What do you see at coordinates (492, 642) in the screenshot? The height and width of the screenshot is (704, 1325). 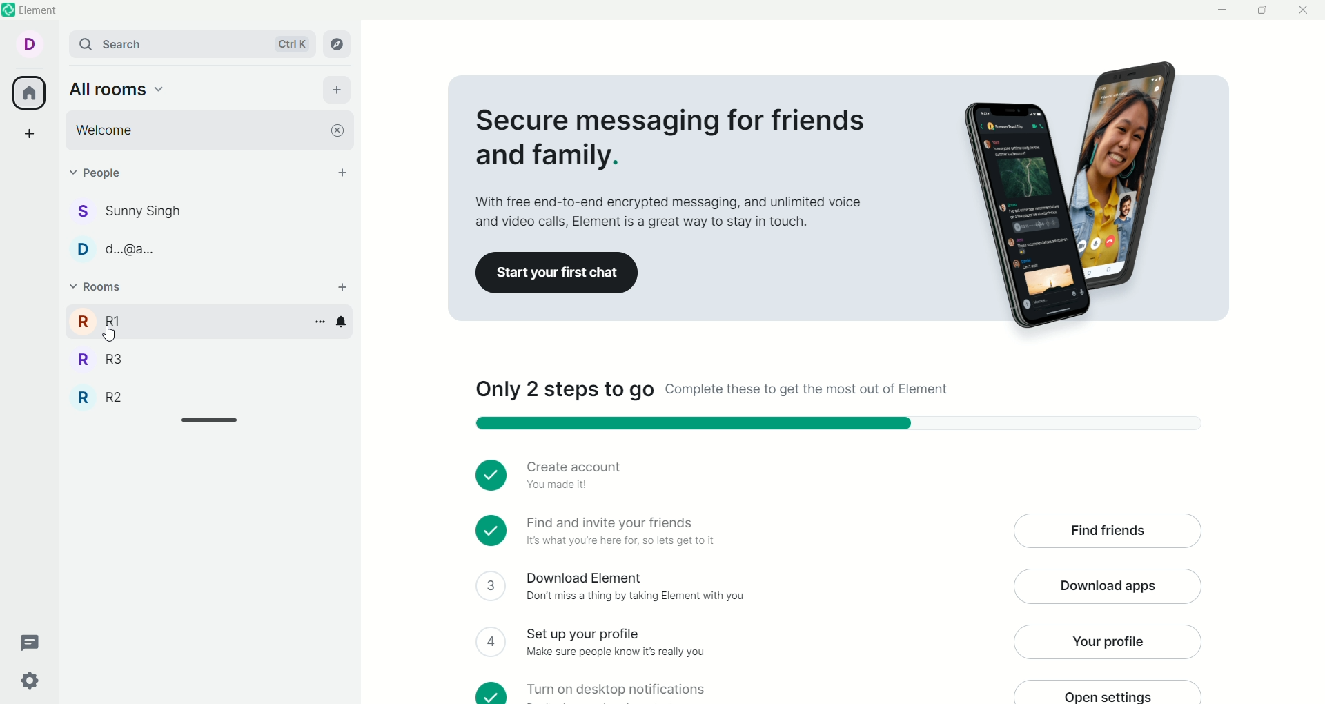 I see `Indicates step is yet to be done` at bounding box center [492, 642].